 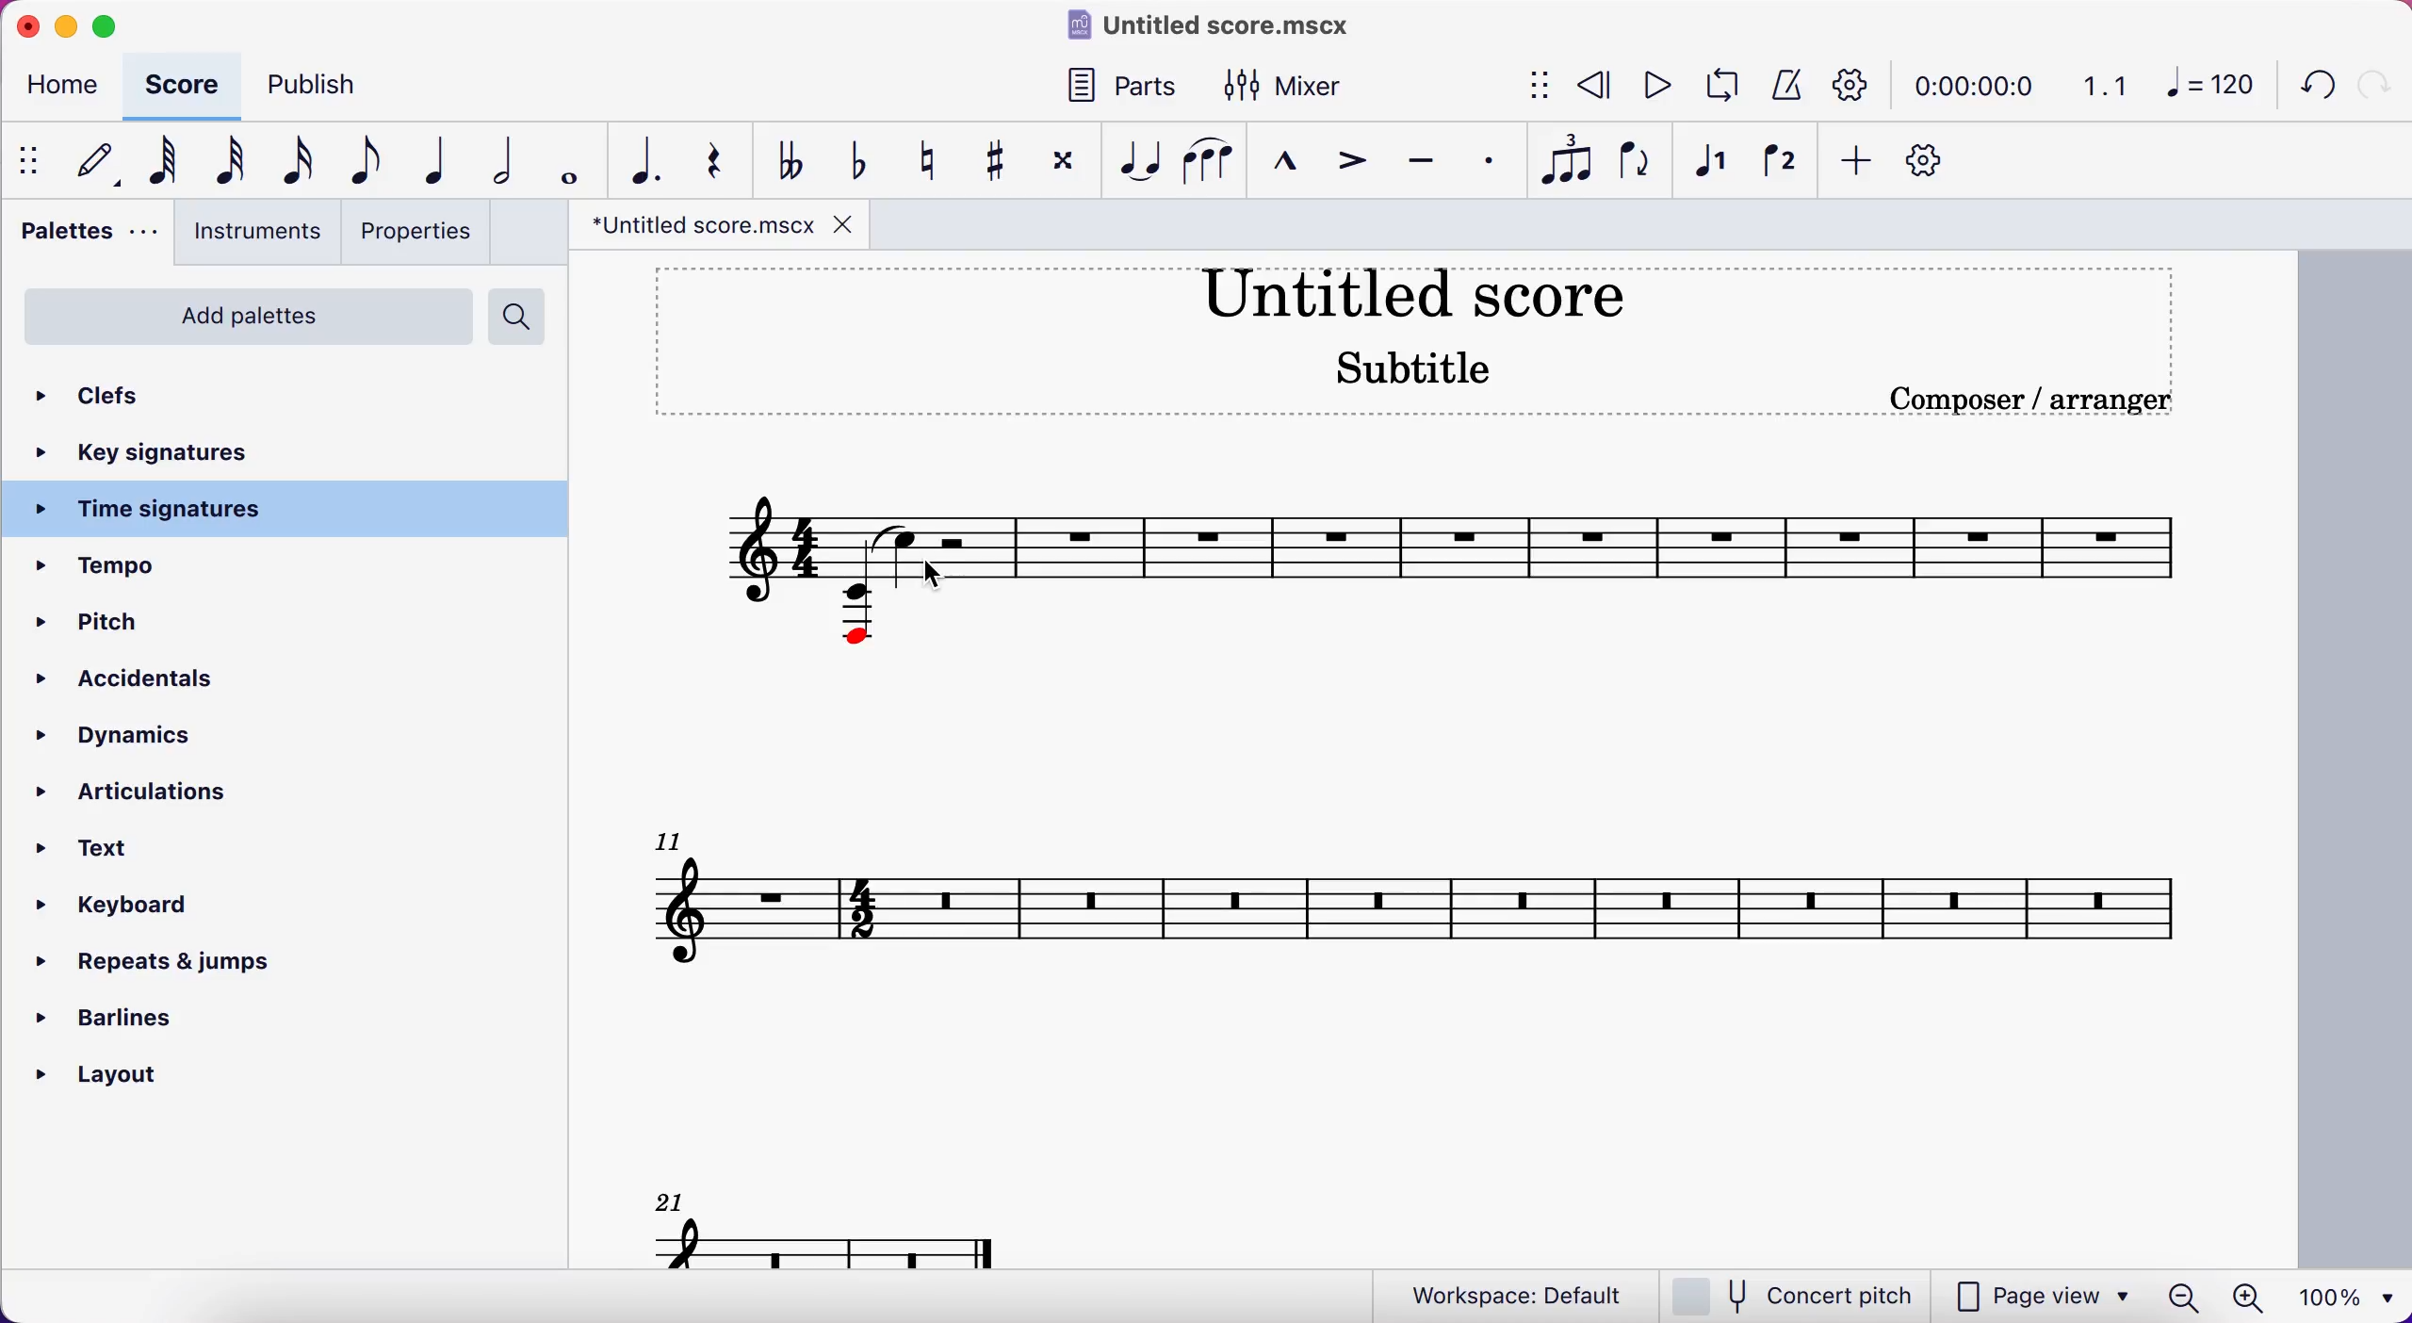 What do you see at coordinates (2103, 85) in the screenshot?
I see `1.1` at bounding box center [2103, 85].